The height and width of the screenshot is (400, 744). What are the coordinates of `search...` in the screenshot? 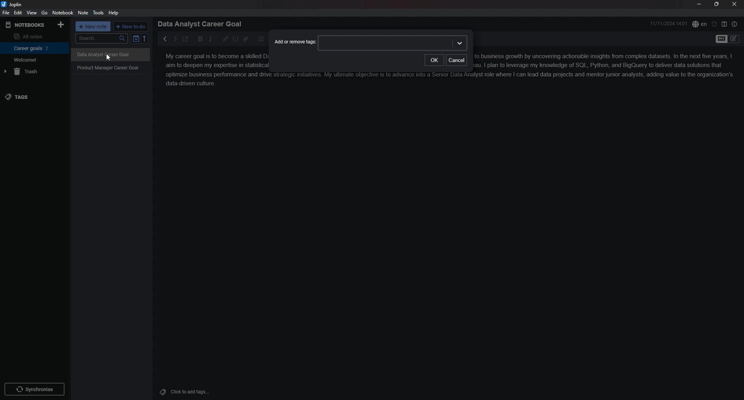 It's located at (101, 38).